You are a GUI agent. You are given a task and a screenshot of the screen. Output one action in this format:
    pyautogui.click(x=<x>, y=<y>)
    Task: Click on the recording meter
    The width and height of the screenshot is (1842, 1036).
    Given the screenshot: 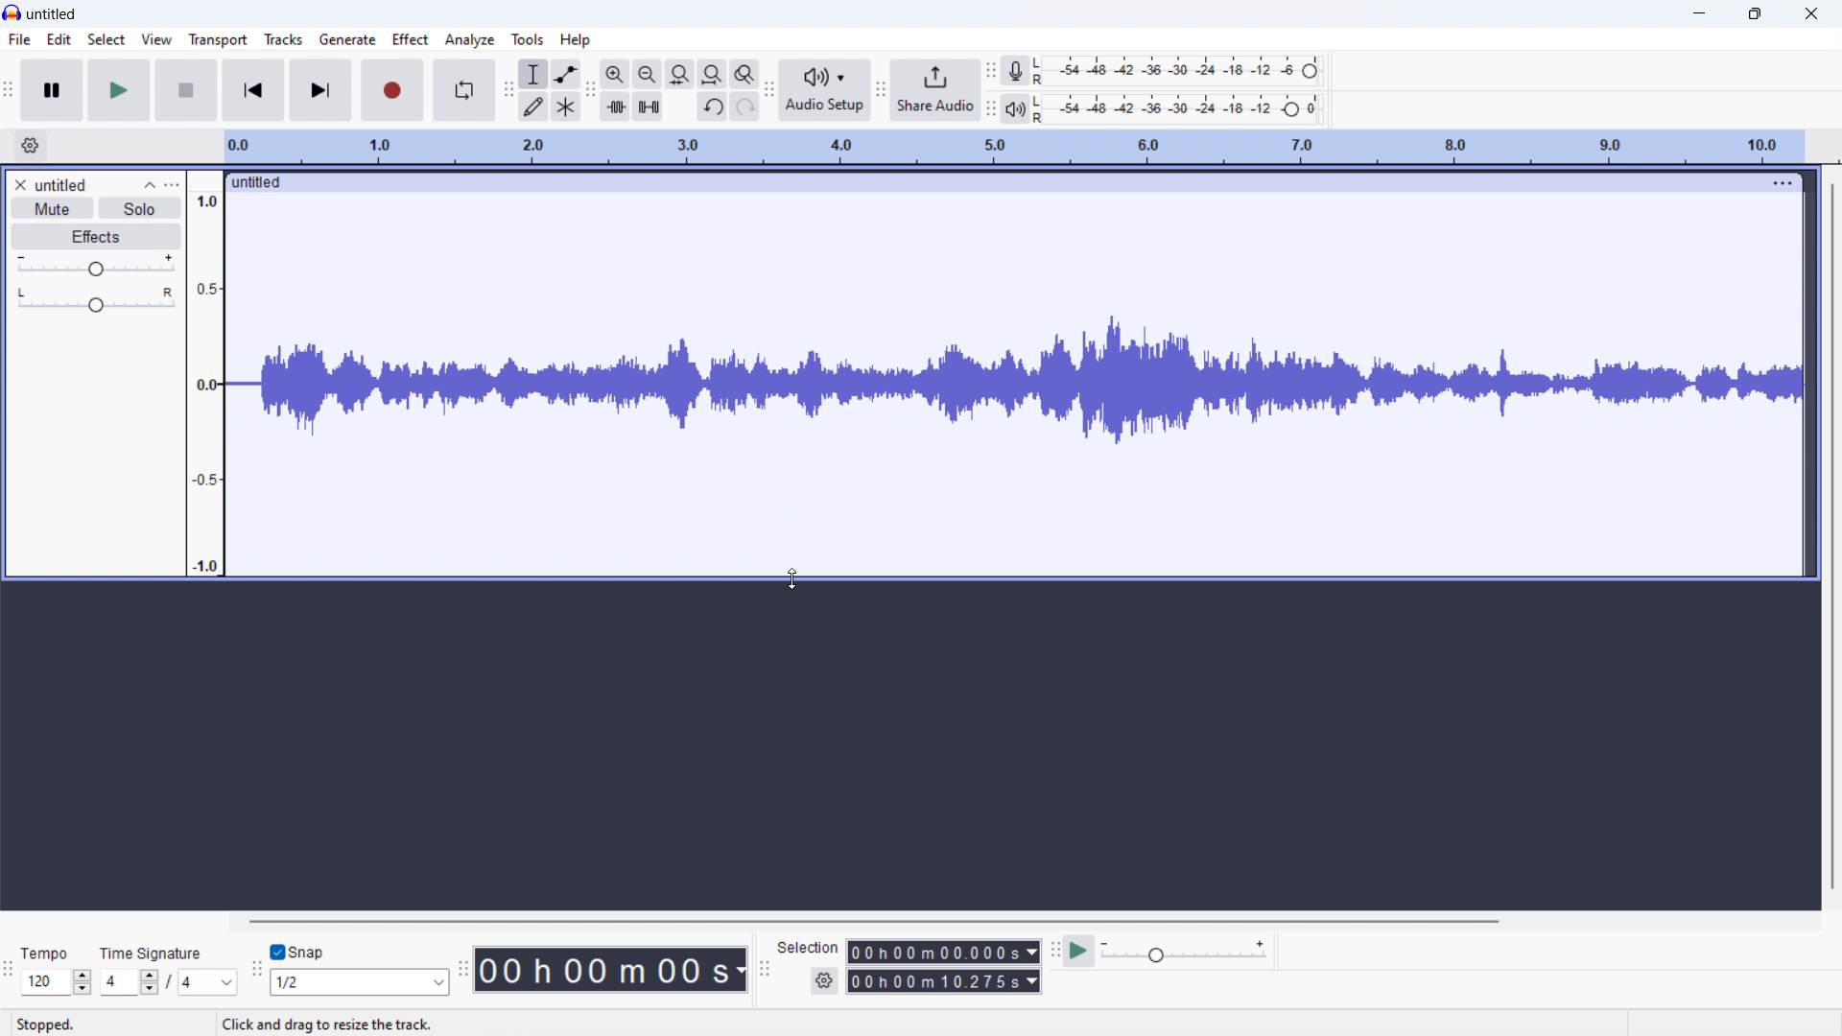 What is the action you would take?
    pyautogui.click(x=1017, y=71)
    